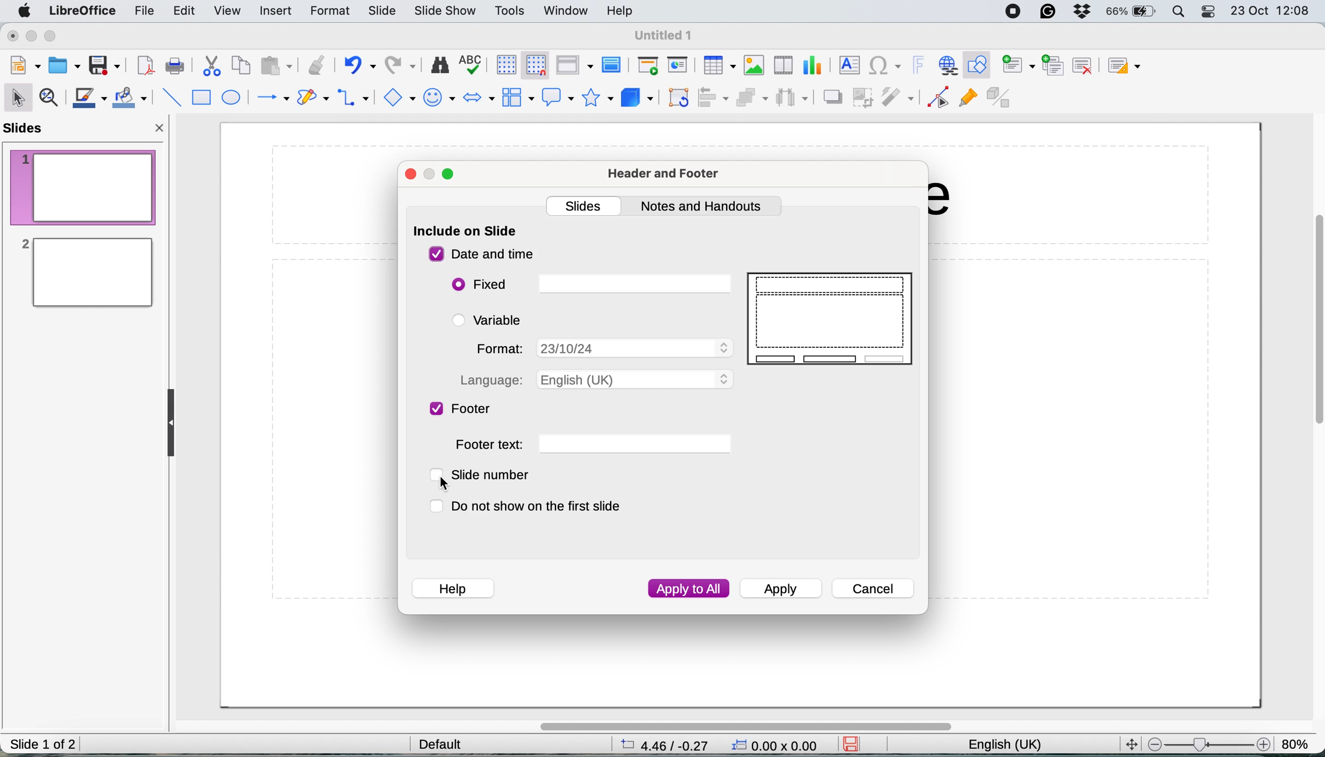  I want to click on snap to grid, so click(532, 64).